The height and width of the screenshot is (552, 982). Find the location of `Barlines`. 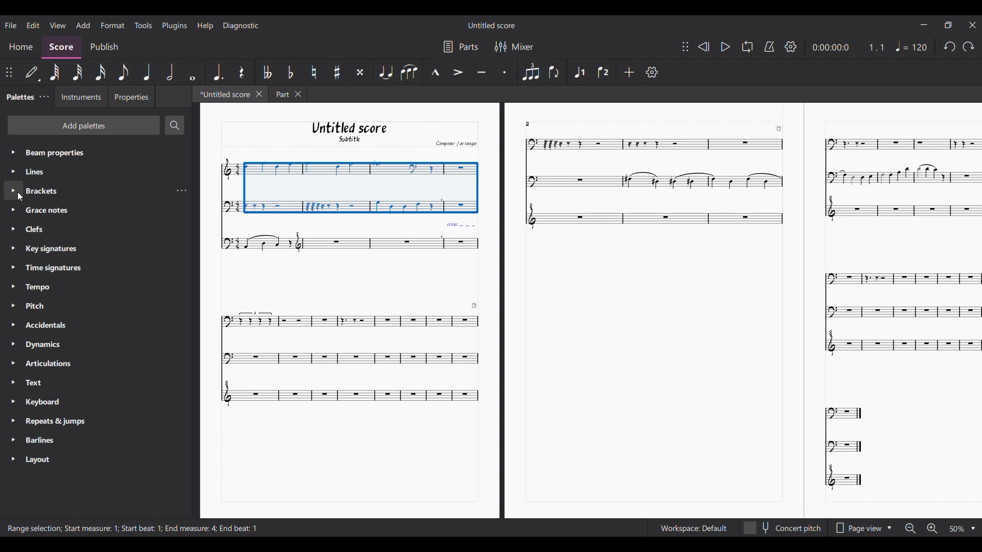

Barlines is located at coordinates (42, 441).